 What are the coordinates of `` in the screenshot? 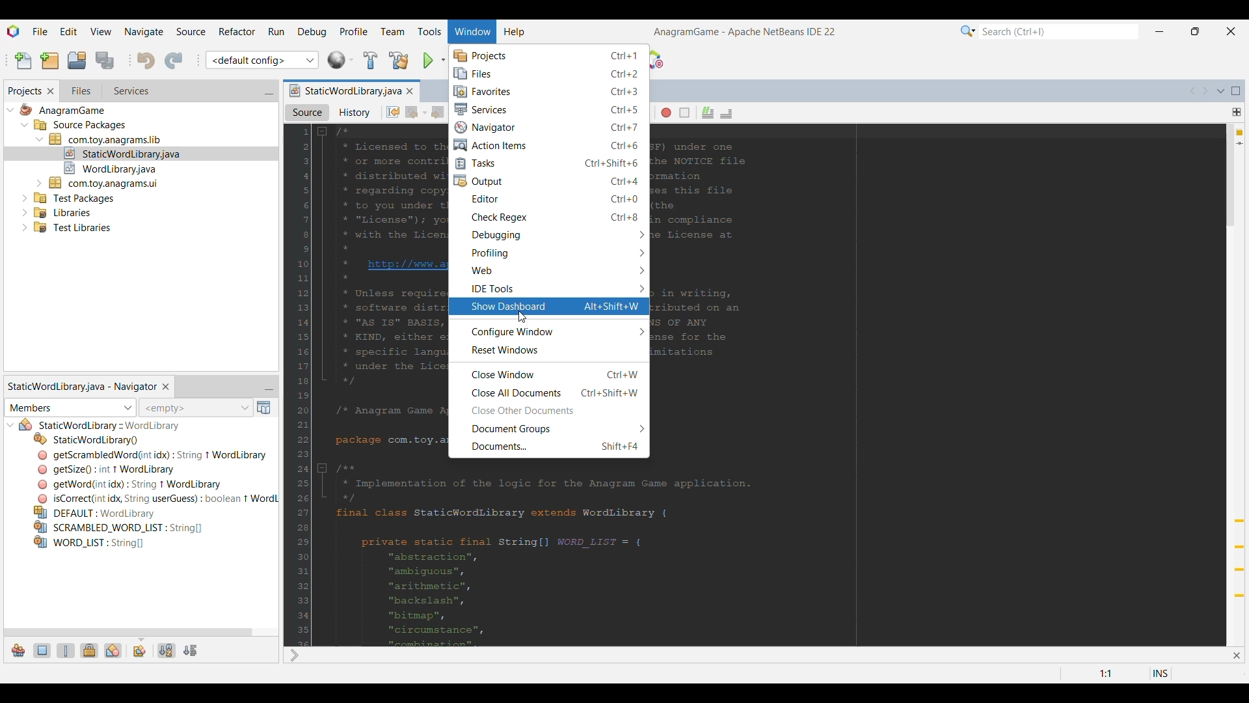 It's located at (81, 126).